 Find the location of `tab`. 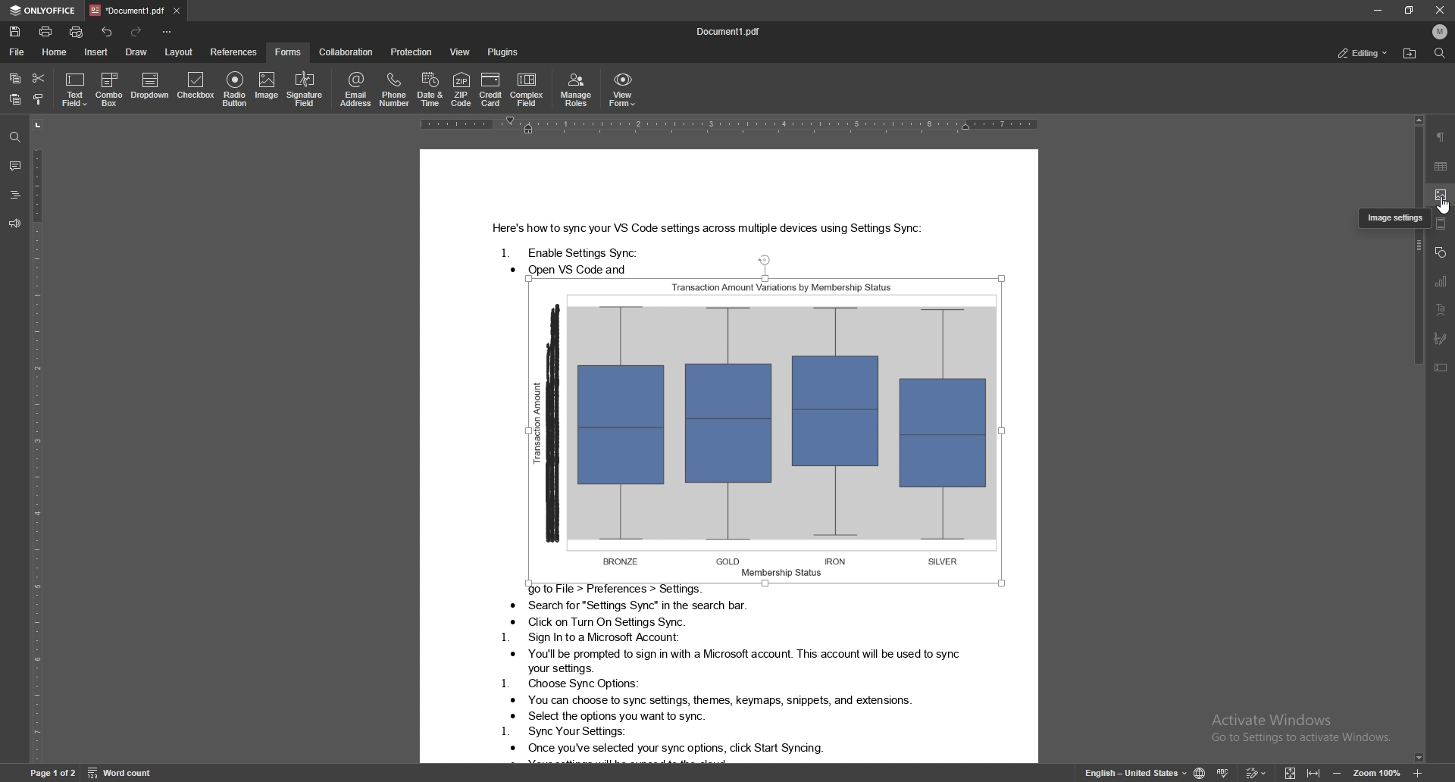

tab is located at coordinates (127, 11).